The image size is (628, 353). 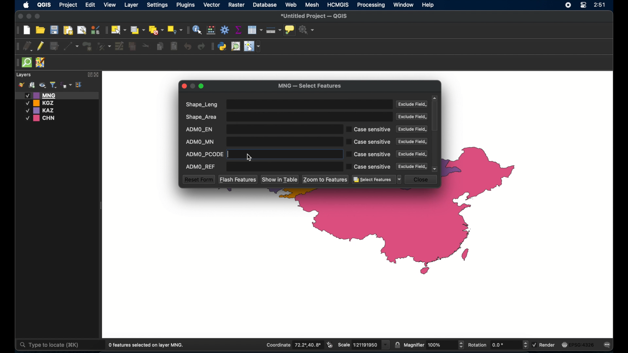 What do you see at coordinates (364, 345) in the screenshot?
I see `scale 1:21191950` at bounding box center [364, 345].